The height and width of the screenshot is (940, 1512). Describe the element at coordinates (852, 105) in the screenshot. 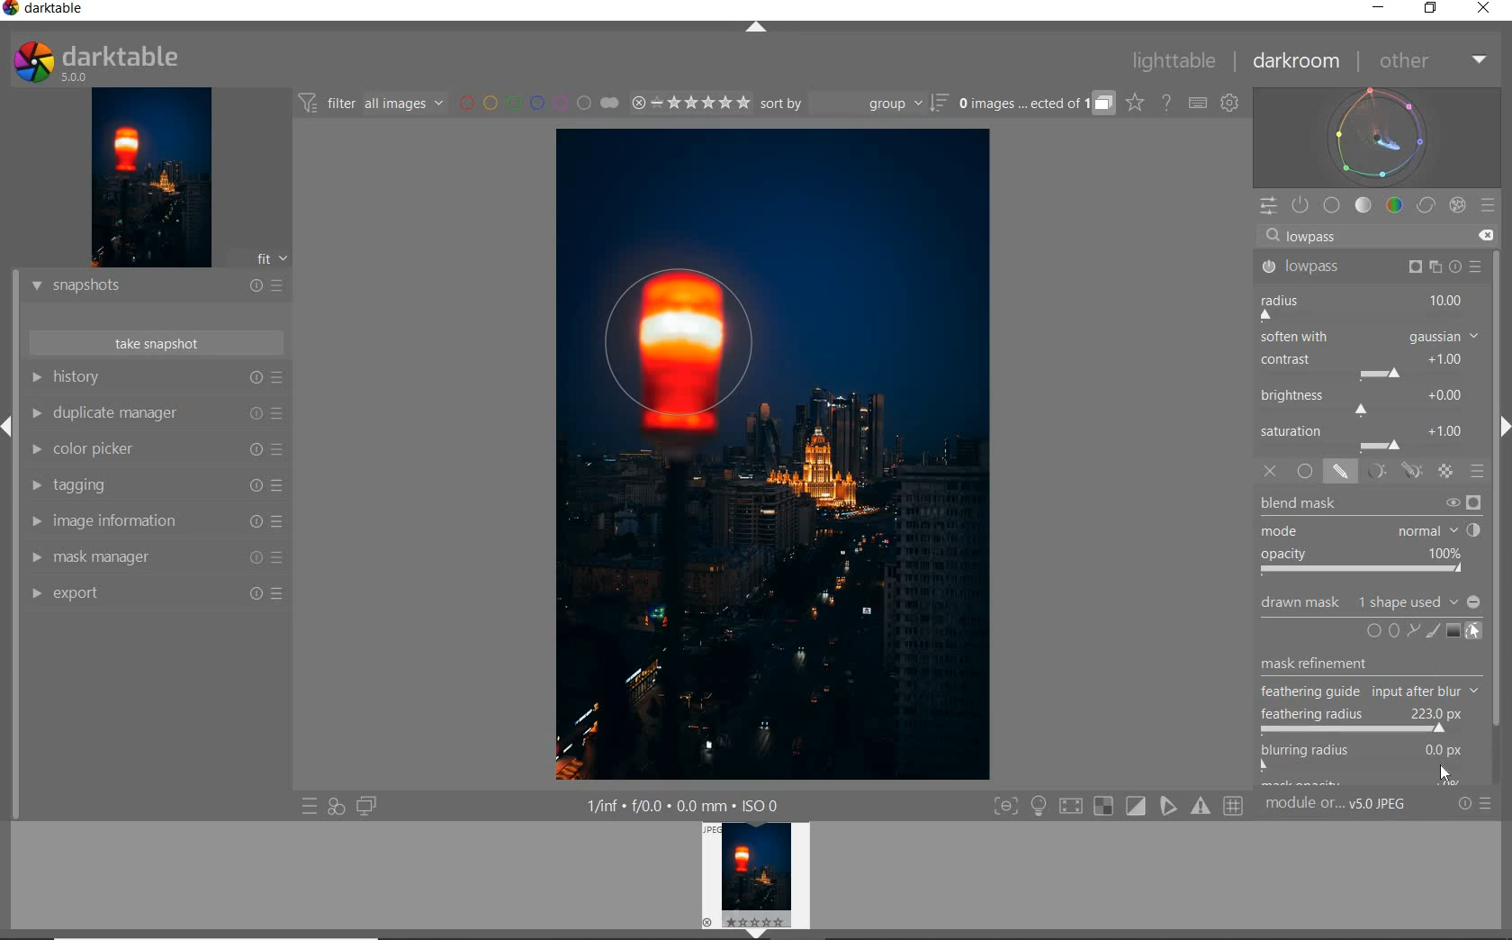

I see `SORT` at that location.